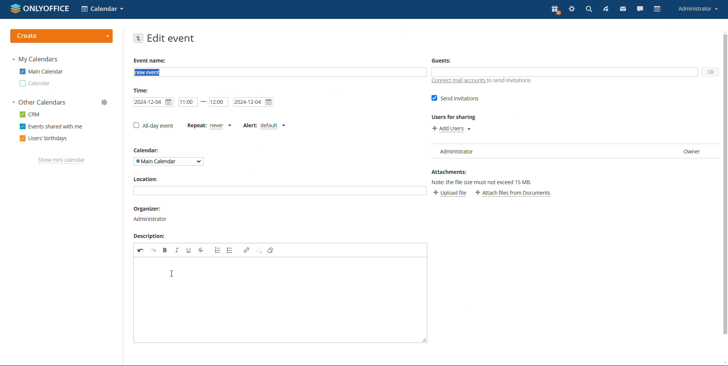 This screenshot has width=728, height=366. Describe the element at coordinates (623, 10) in the screenshot. I see `mail` at that location.